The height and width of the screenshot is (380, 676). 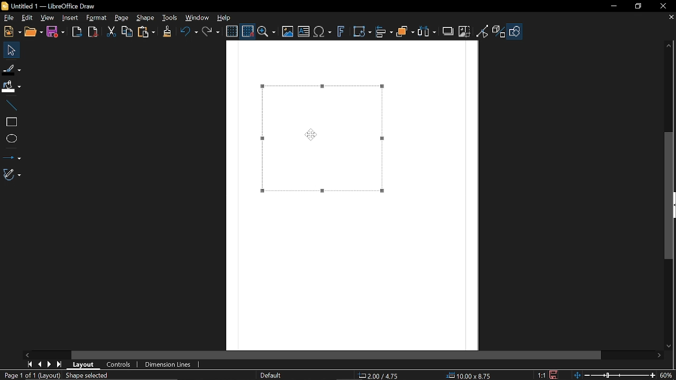 I want to click on Current zoom, so click(x=667, y=375).